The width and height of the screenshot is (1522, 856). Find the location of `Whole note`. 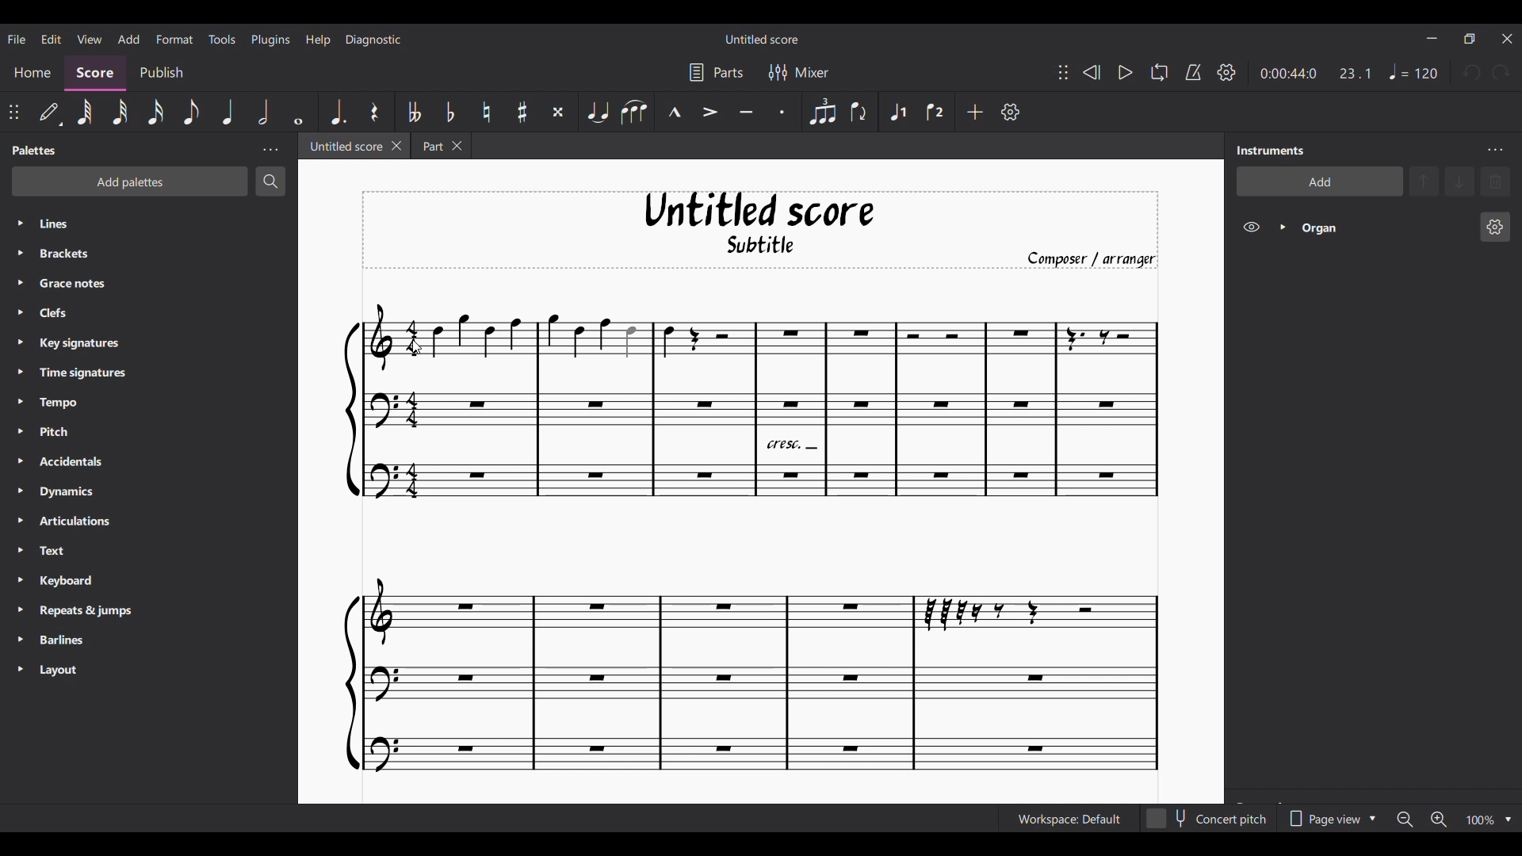

Whole note is located at coordinates (298, 112).